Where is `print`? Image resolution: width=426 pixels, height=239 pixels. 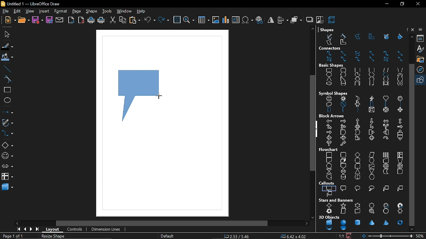
print is located at coordinates (102, 21).